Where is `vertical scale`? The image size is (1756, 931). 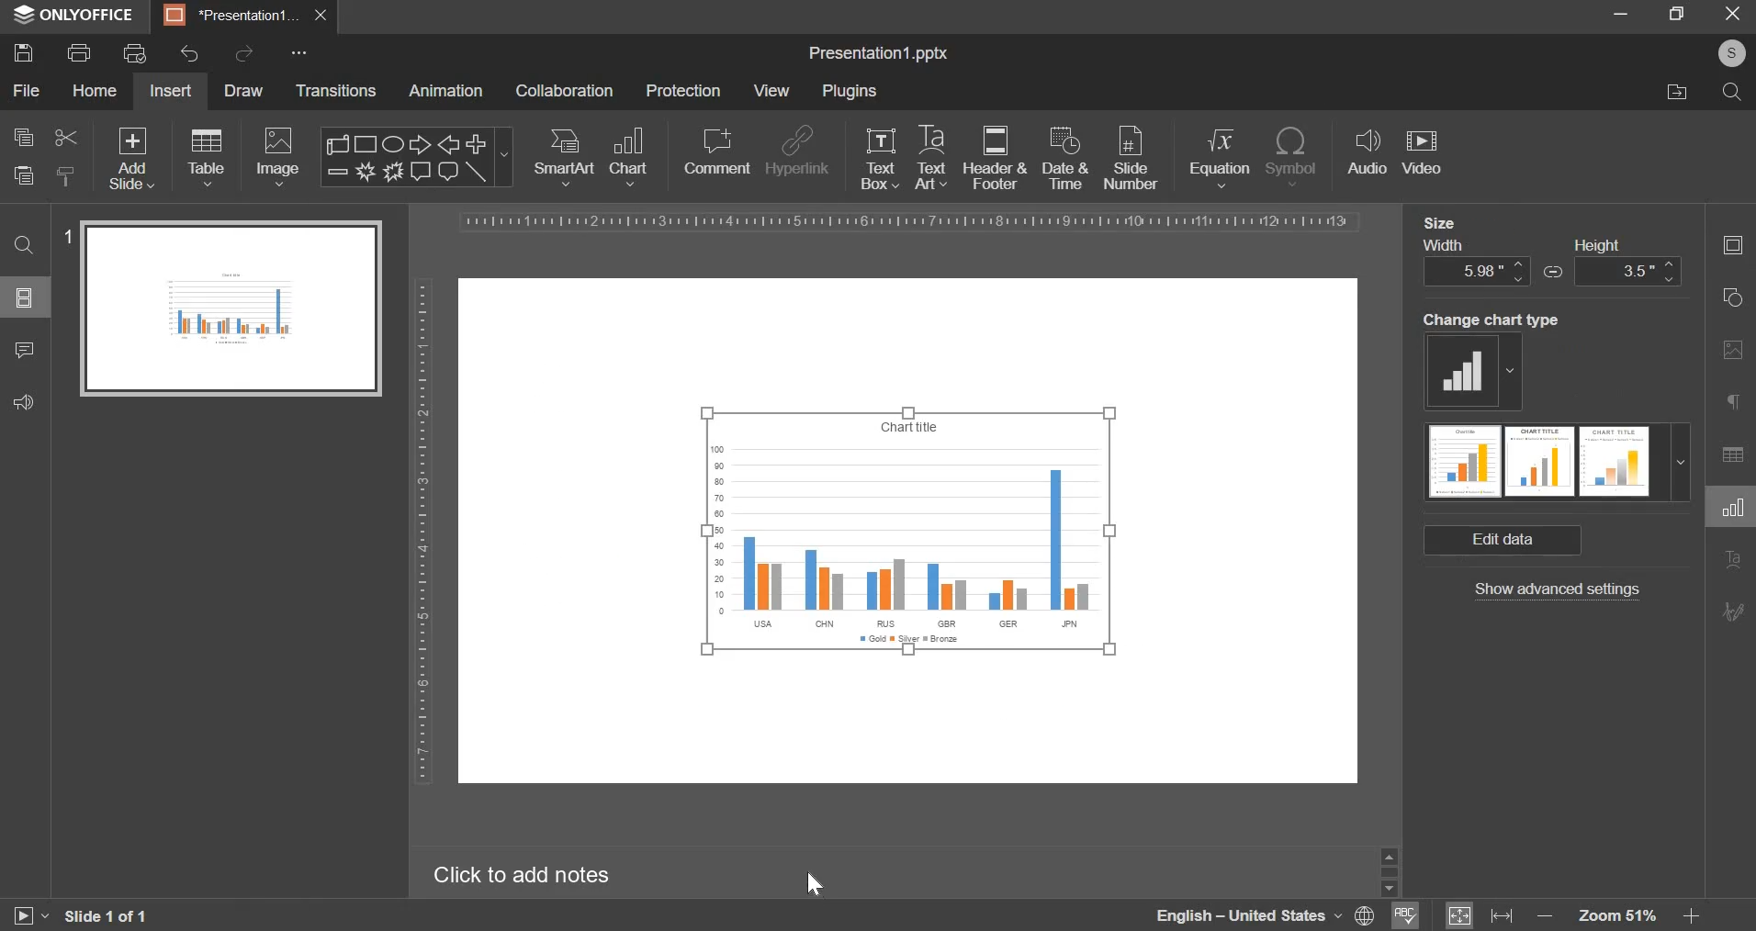
vertical scale is located at coordinates (426, 529).